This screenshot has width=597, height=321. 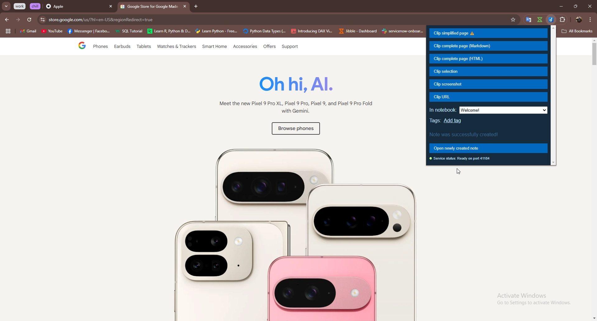 I want to click on favorites, so click(x=514, y=20).